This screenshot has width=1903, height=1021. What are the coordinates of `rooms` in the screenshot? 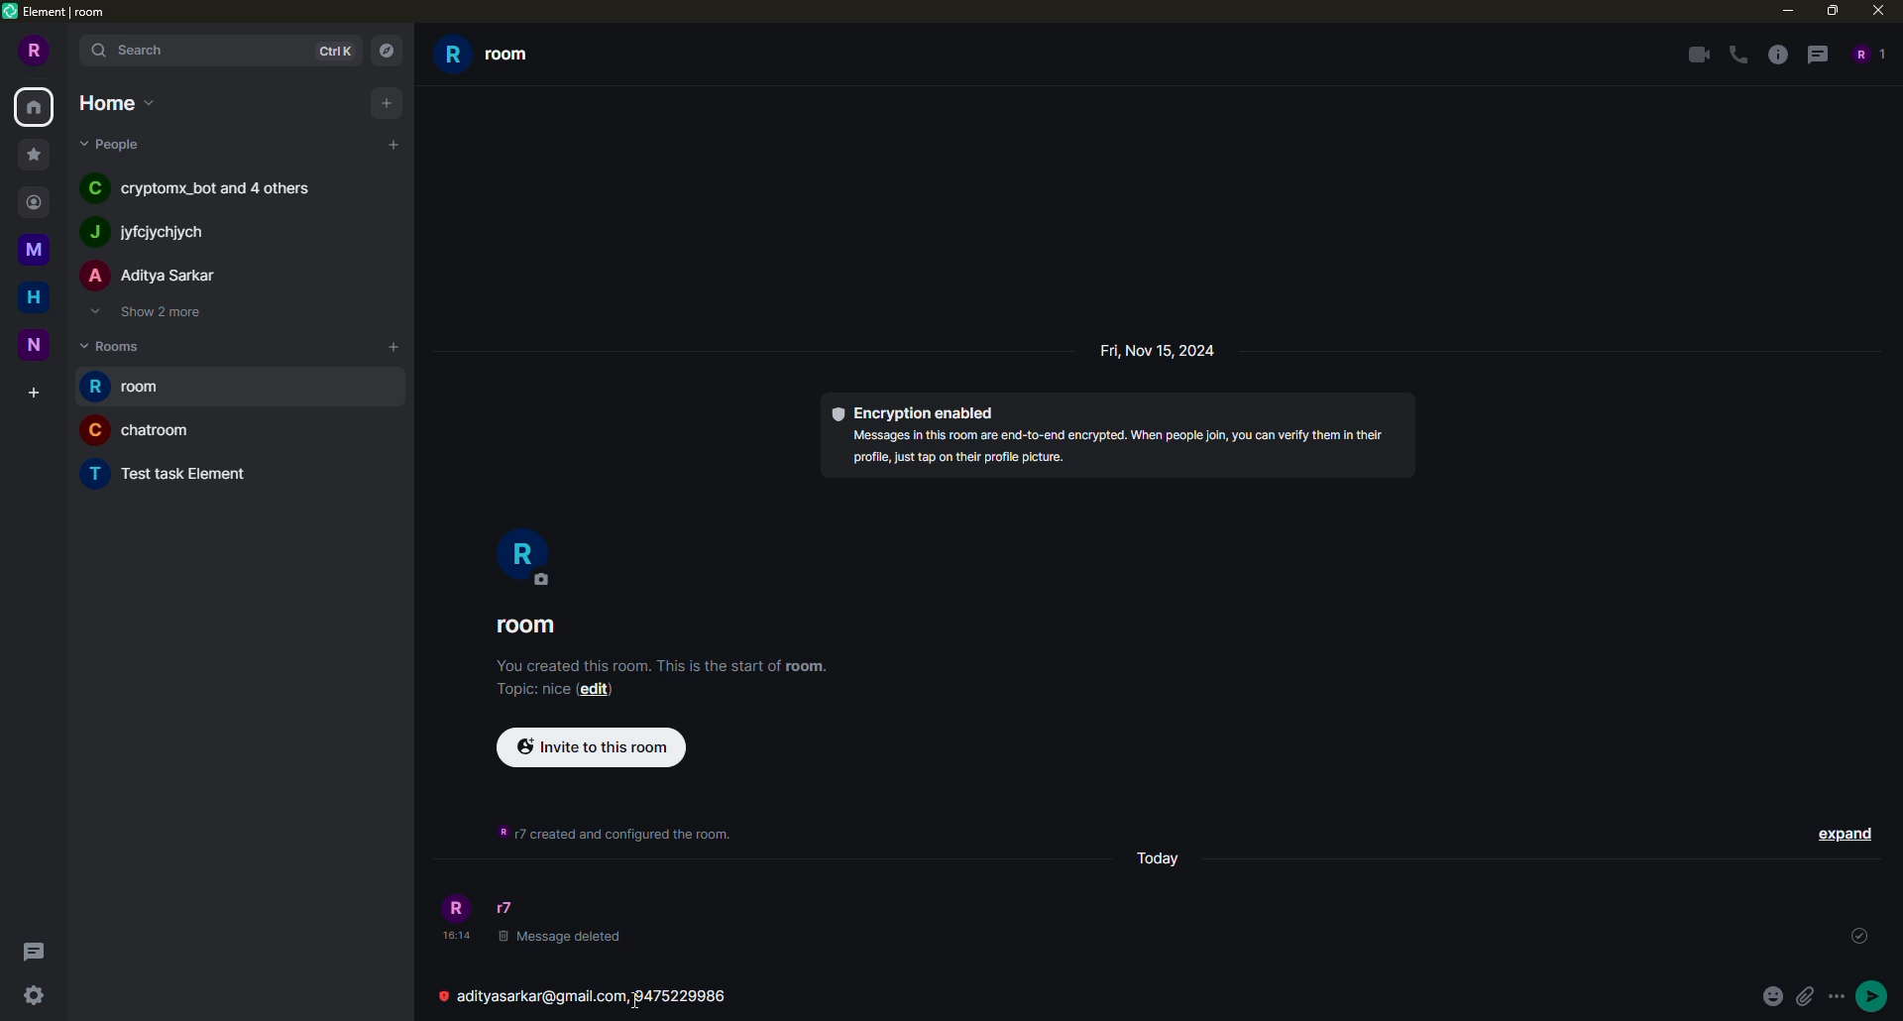 It's located at (114, 345).